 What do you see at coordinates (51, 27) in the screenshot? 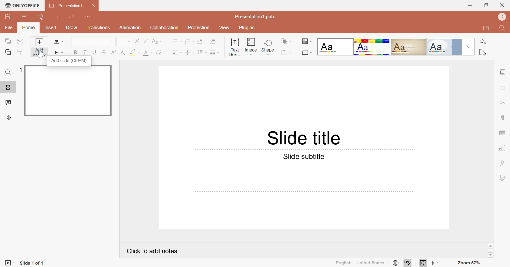
I see `Insert` at bounding box center [51, 27].